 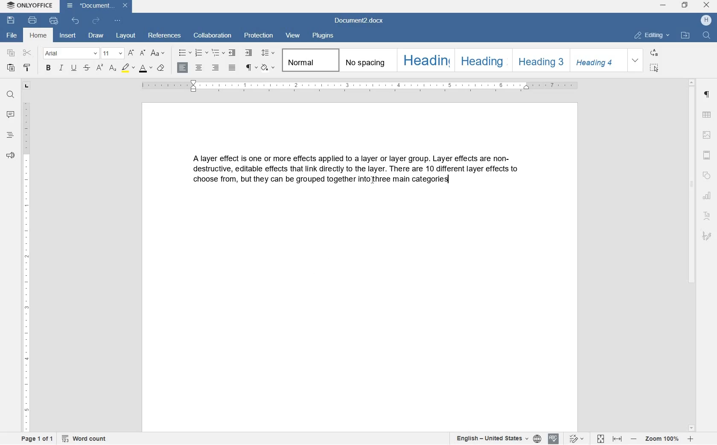 What do you see at coordinates (11, 35) in the screenshot?
I see `file` at bounding box center [11, 35].